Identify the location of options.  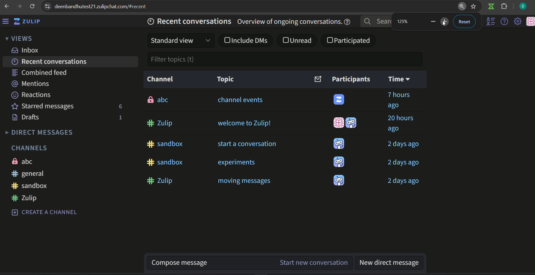
(47, 6).